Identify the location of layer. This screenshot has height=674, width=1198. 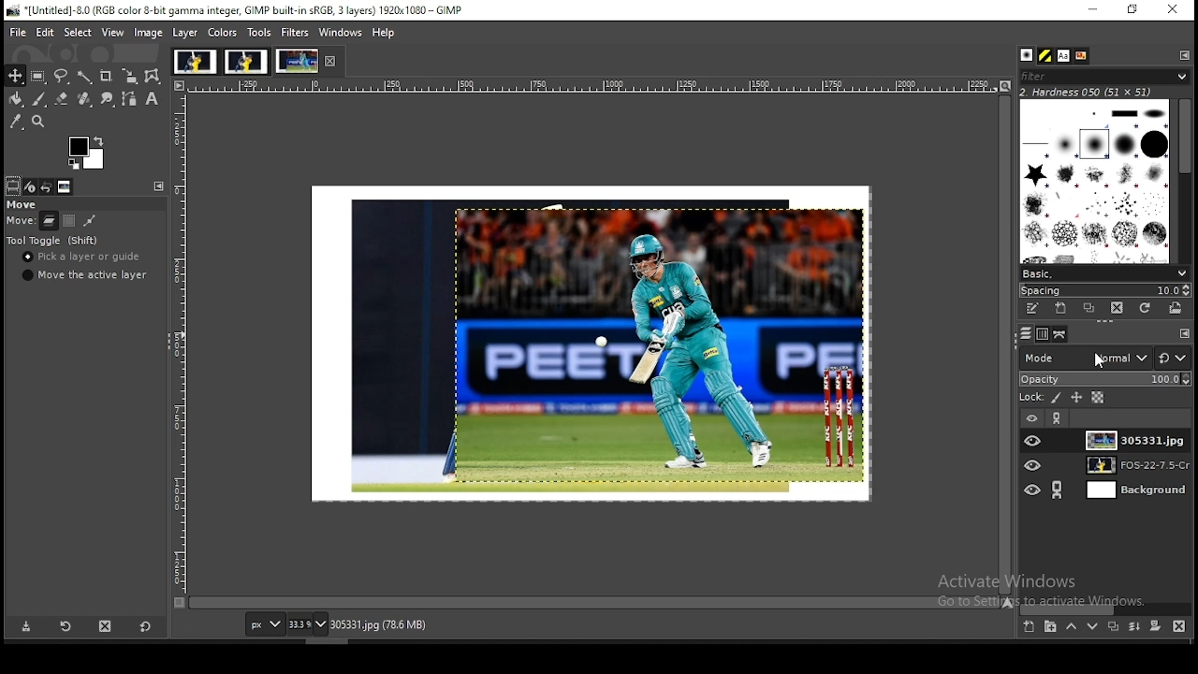
(1131, 465).